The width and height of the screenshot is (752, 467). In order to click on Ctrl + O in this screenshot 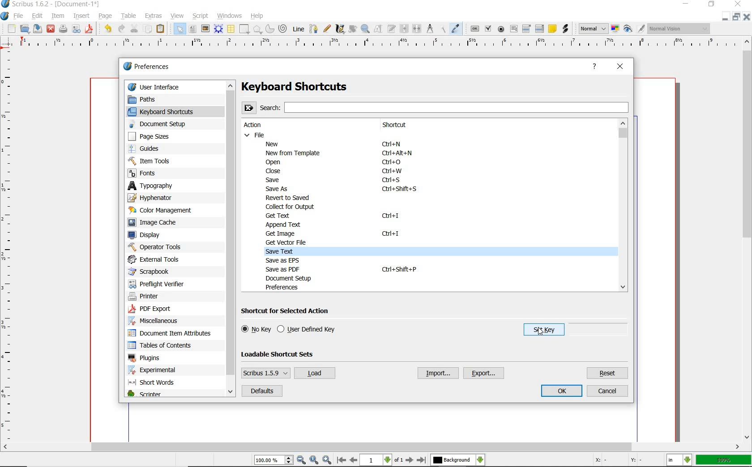, I will do `click(393, 162)`.